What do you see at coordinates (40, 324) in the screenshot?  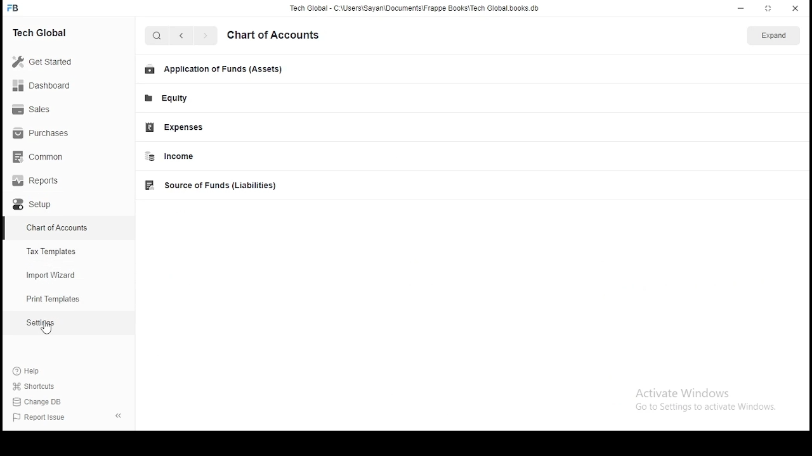 I see `Settings ` at bounding box center [40, 324].